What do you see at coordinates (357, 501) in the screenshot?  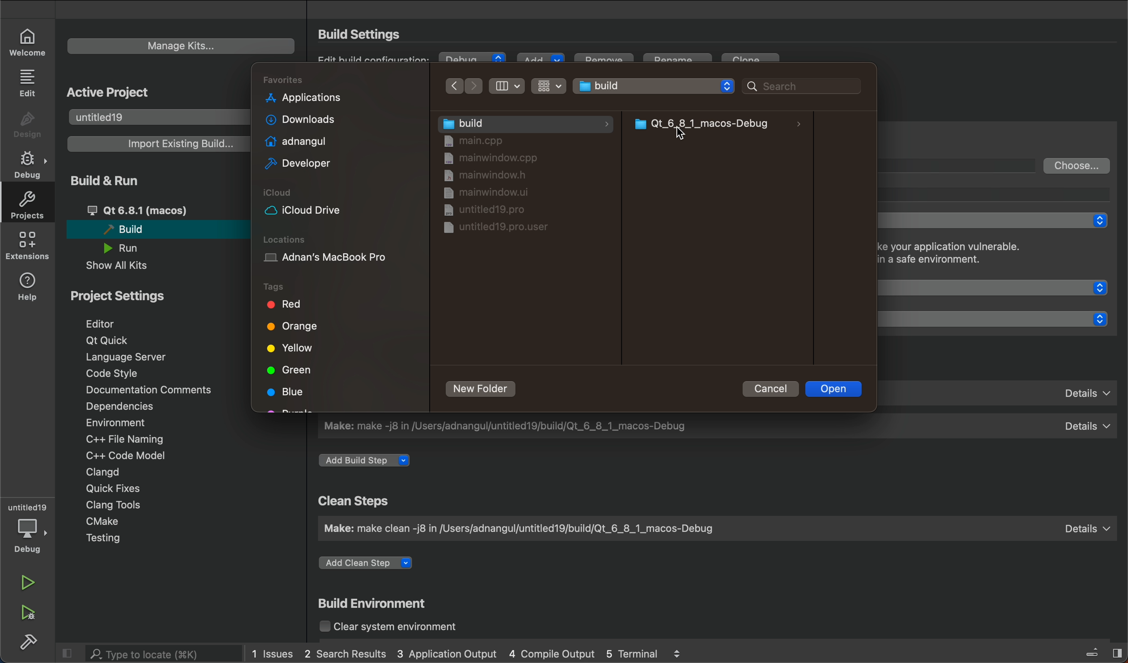 I see `clean steps` at bounding box center [357, 501].